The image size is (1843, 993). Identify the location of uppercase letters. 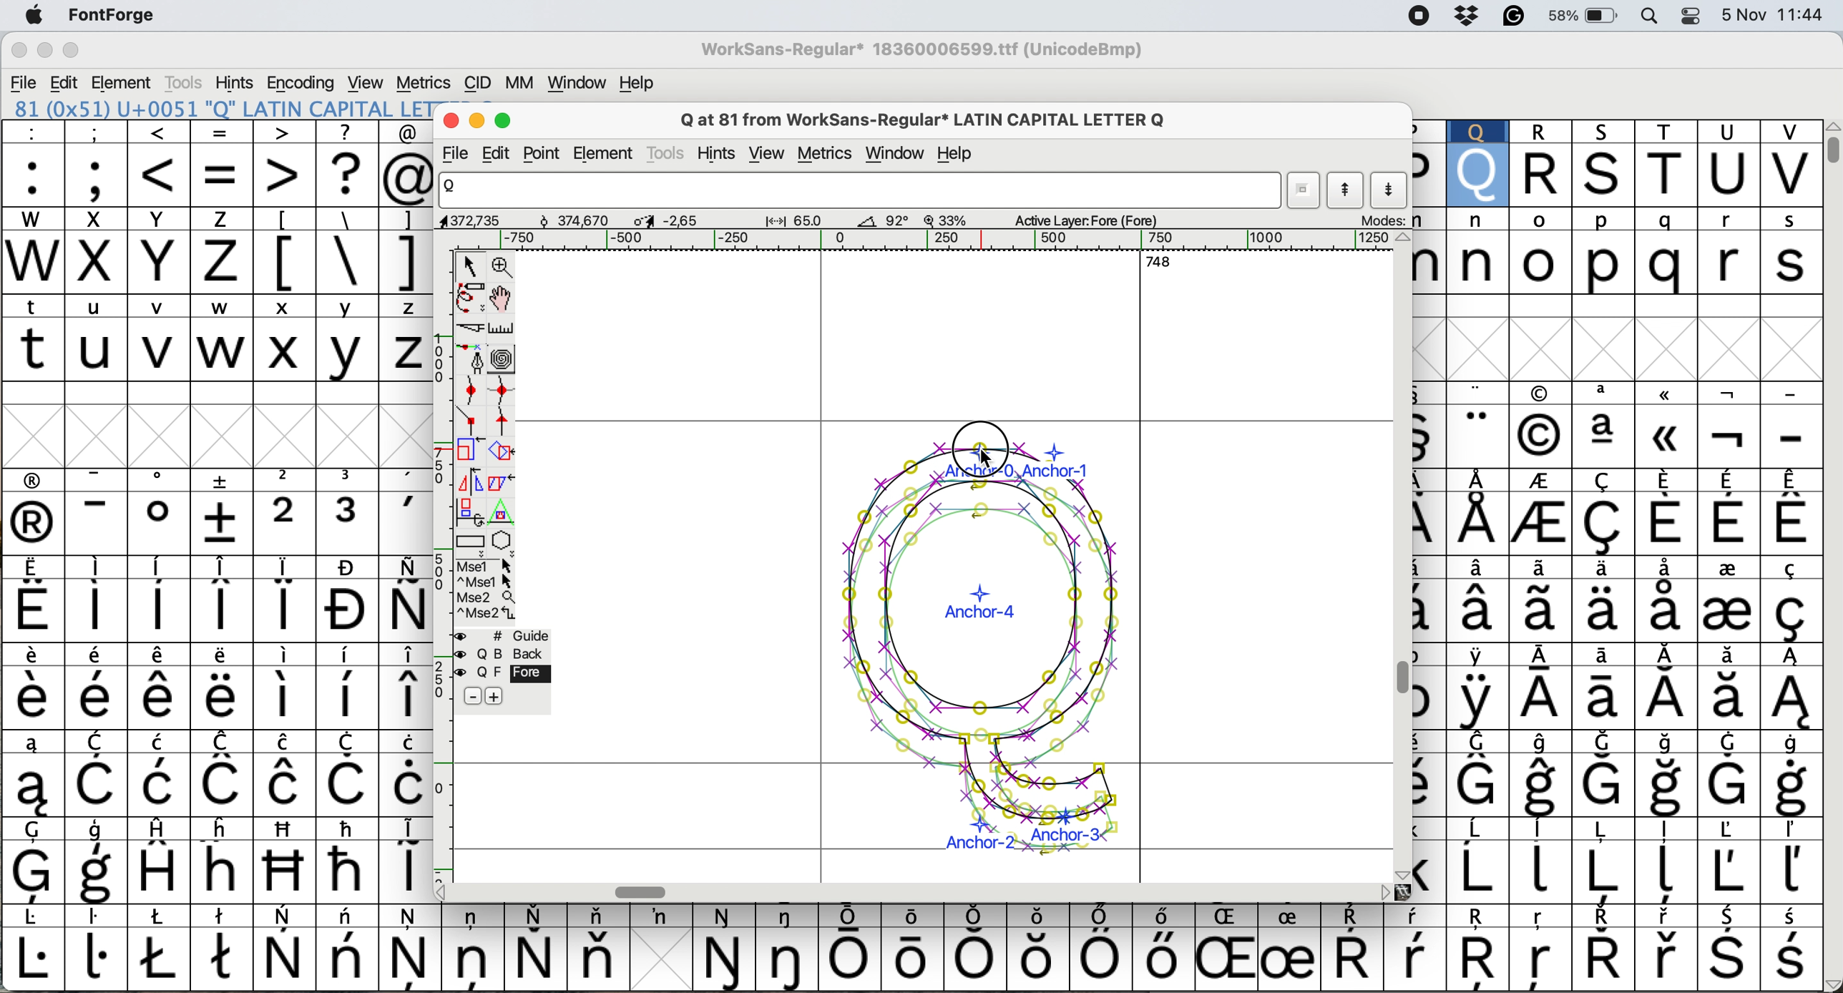
(1619, 162).